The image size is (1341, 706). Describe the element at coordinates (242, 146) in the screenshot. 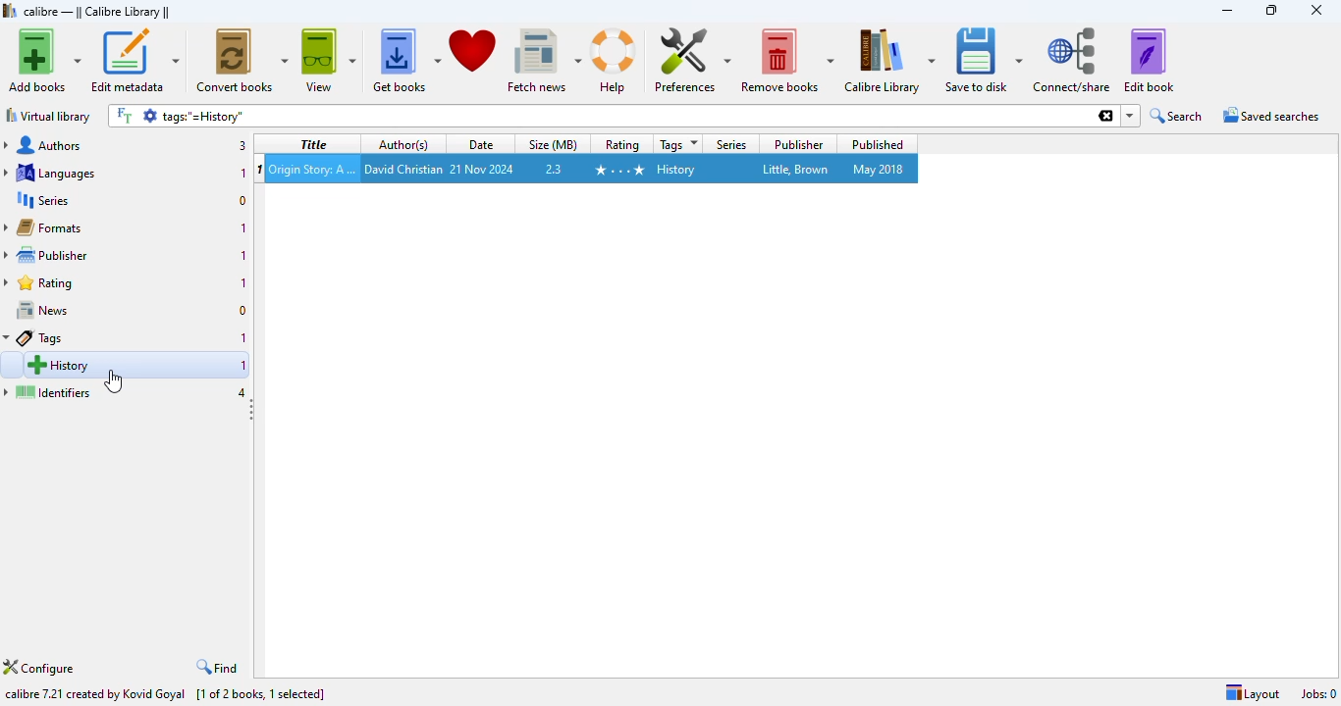

I see `3` at that location.